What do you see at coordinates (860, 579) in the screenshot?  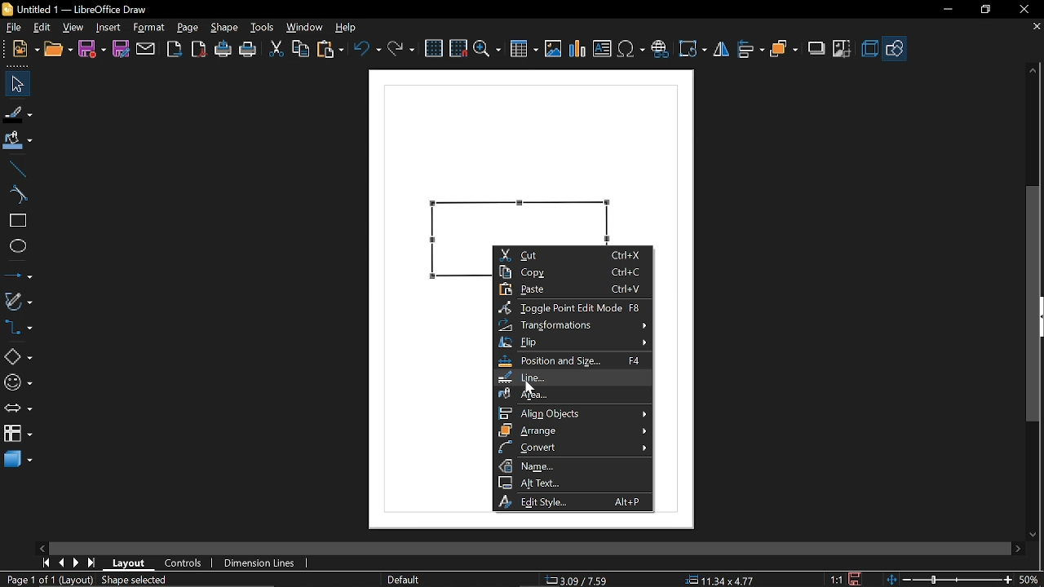 I see `save` at bounding box center [860, 579].